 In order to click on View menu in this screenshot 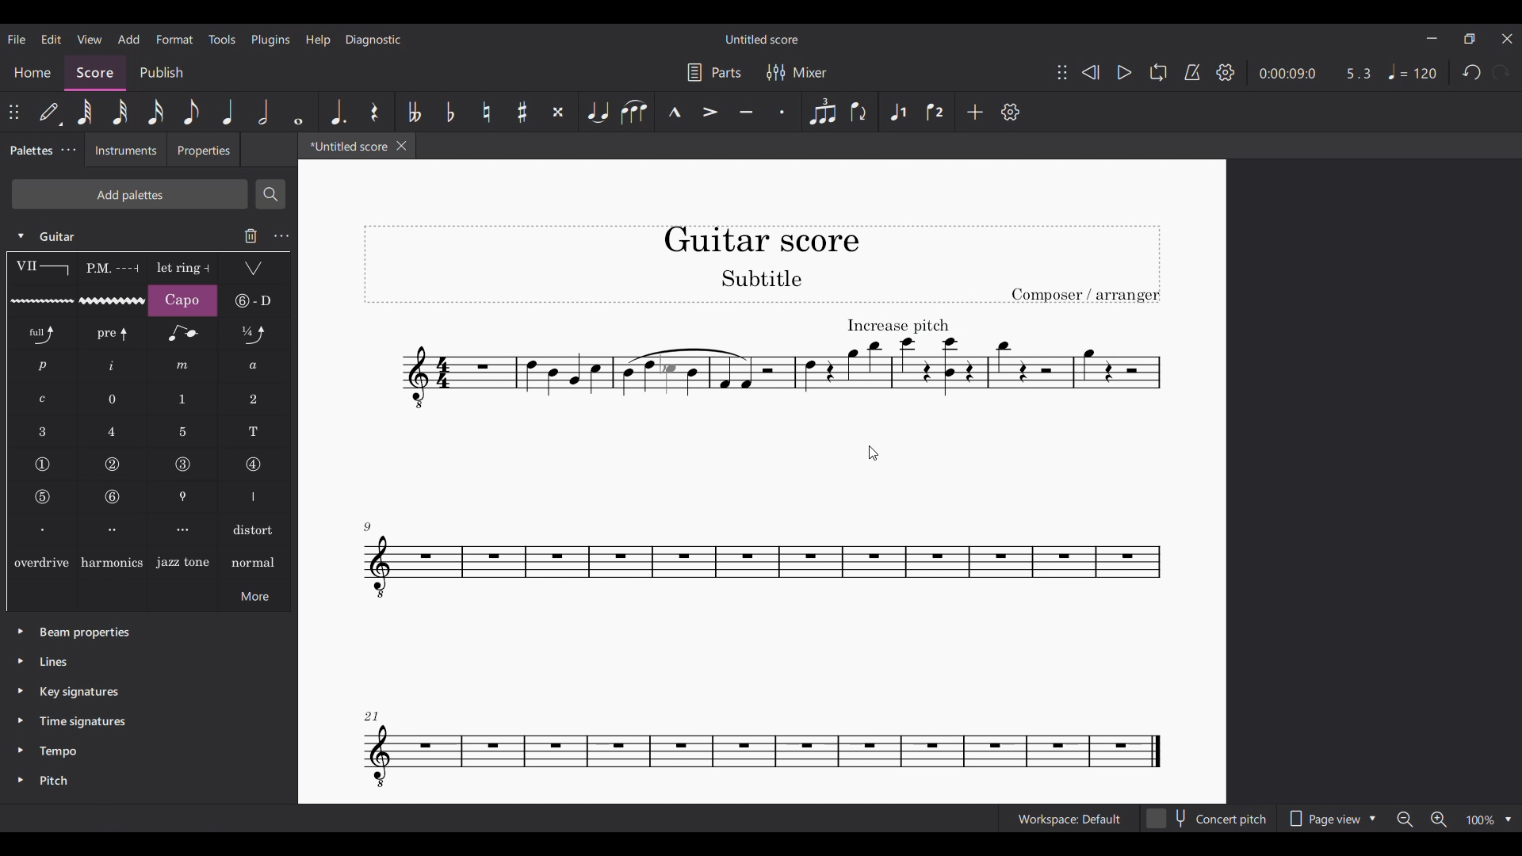, I will do `click(90, 40)`.